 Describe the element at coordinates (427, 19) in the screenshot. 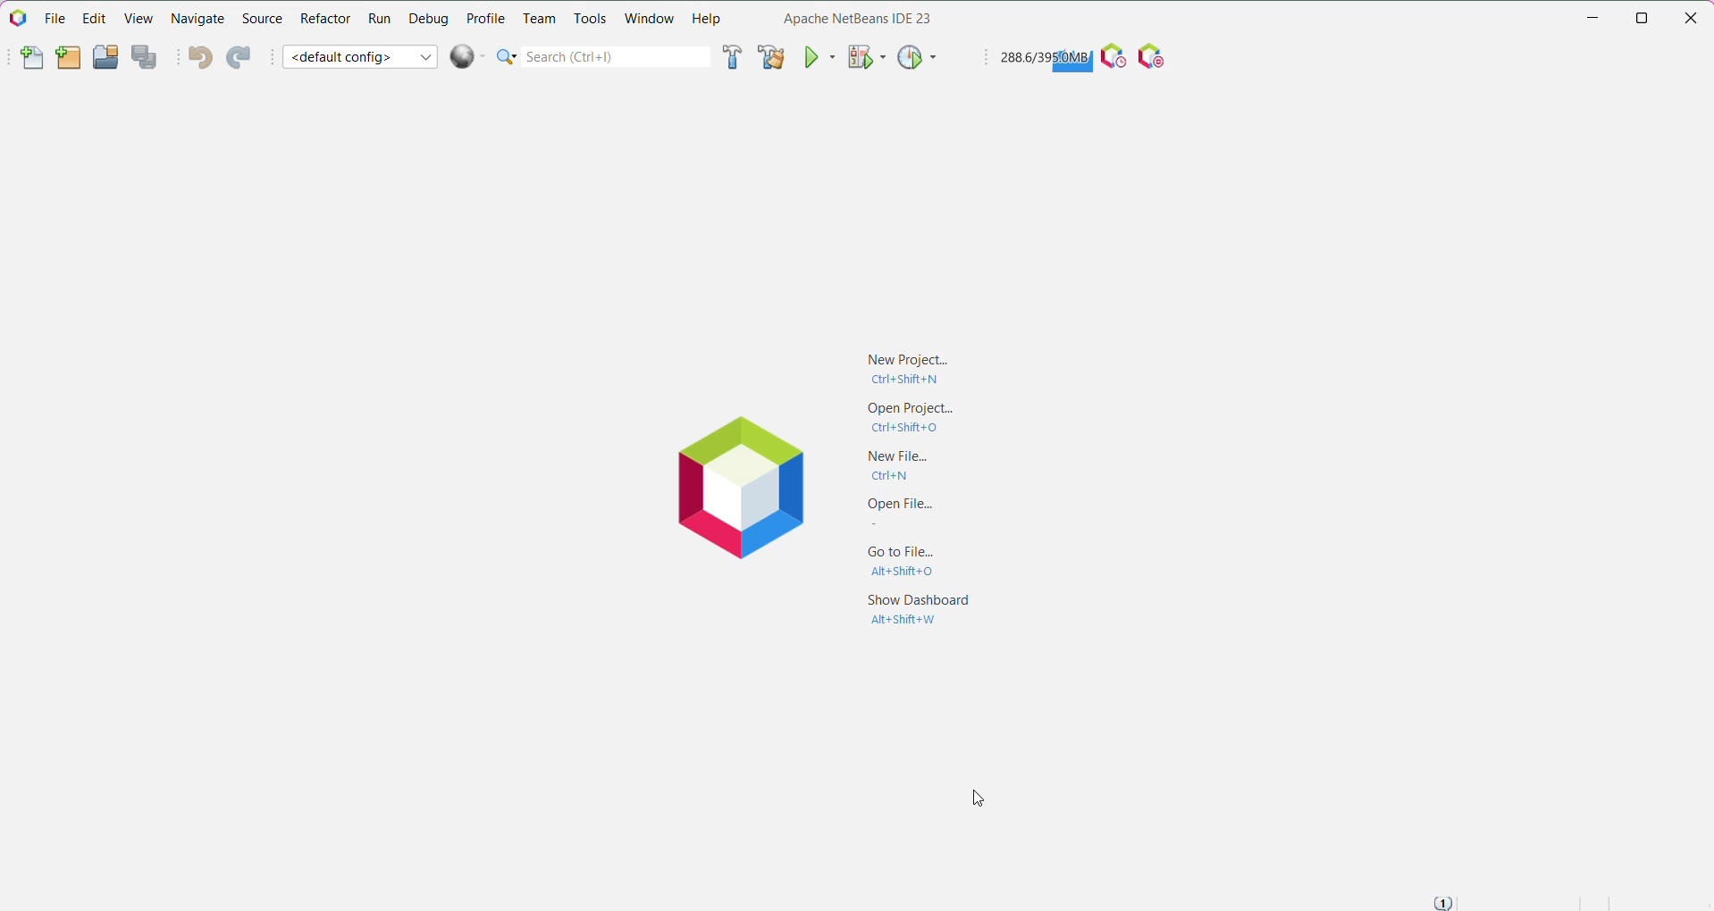

I see `Debug` at that location.